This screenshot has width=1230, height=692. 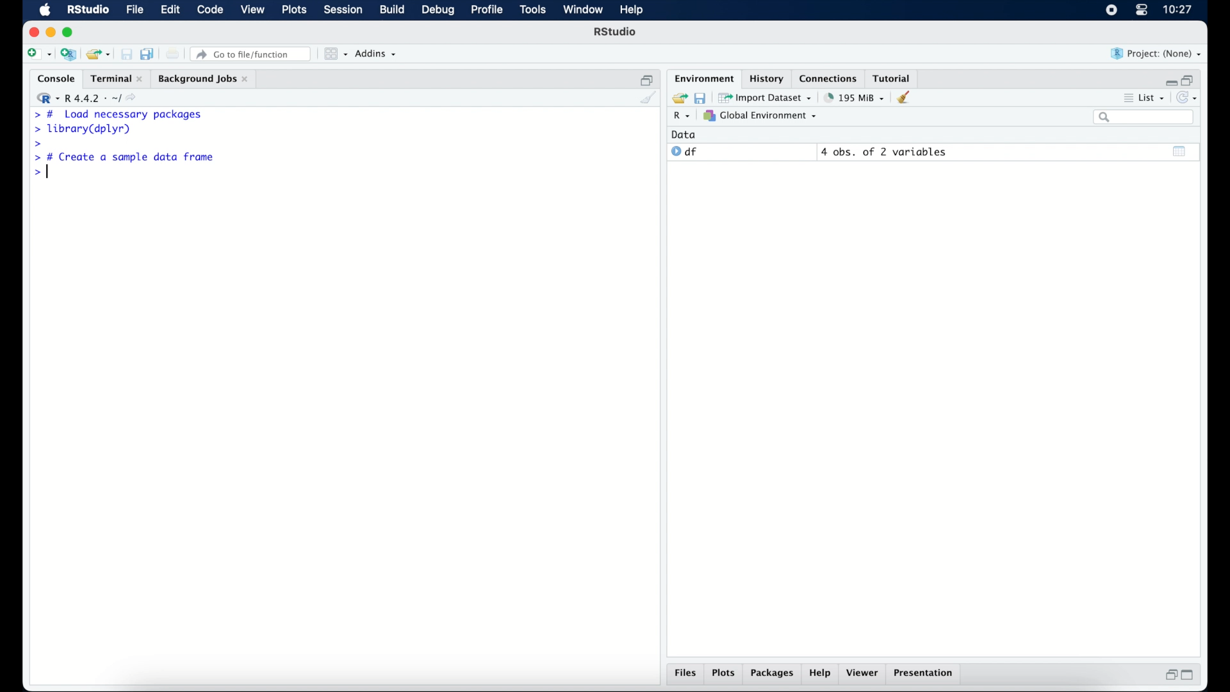 I want to click on edit, so click(x=169, y=10).